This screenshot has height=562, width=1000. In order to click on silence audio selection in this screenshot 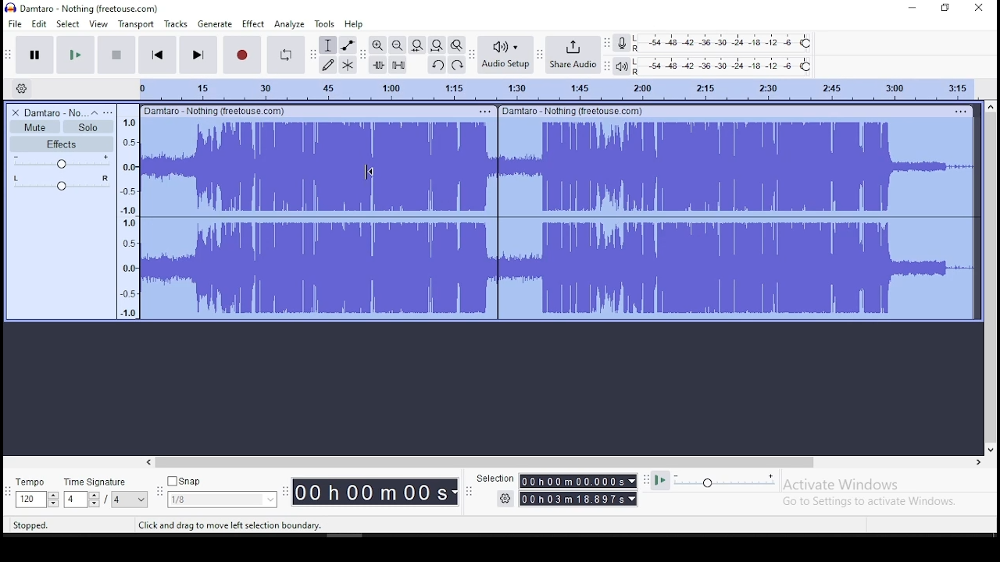, I will do `click(398, 65)`.